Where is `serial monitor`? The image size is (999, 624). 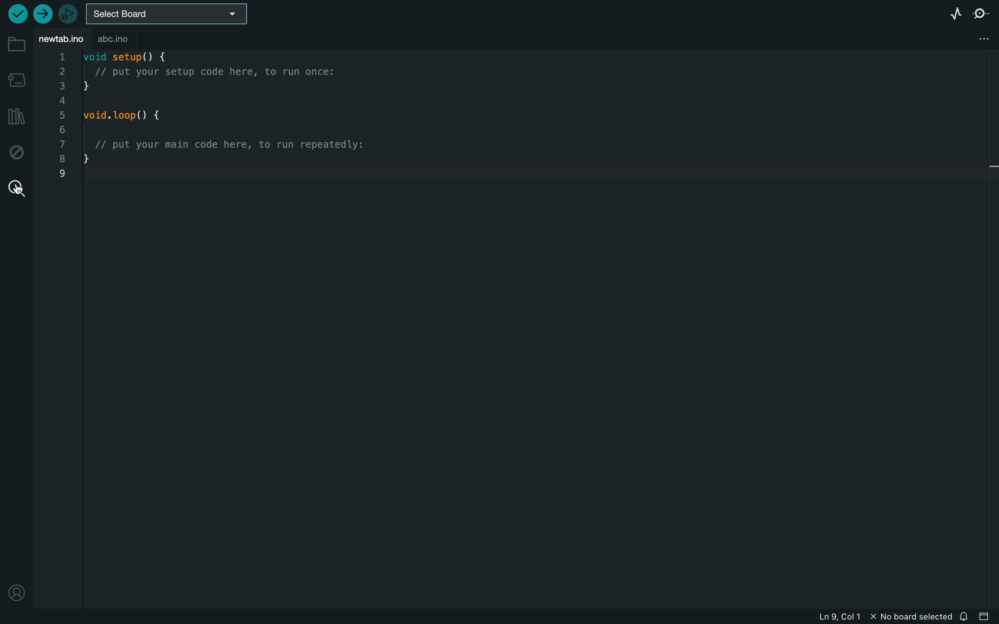
serial monitor is located at coordinates (980, 15).